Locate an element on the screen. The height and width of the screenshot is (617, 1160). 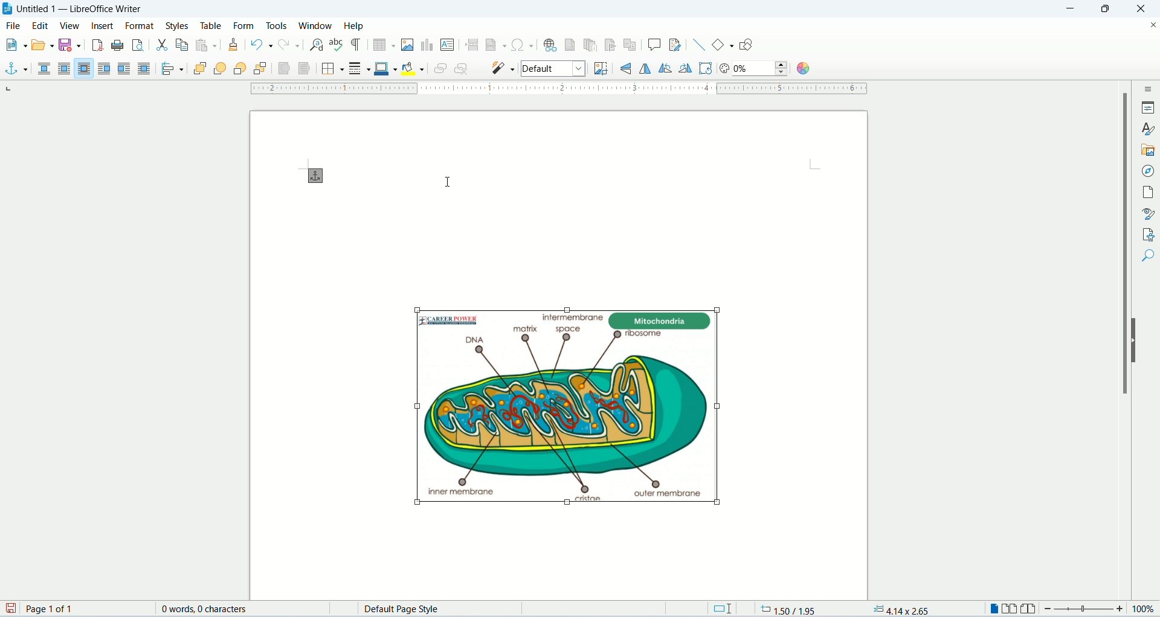
tools is located at coordinates (277, 27).